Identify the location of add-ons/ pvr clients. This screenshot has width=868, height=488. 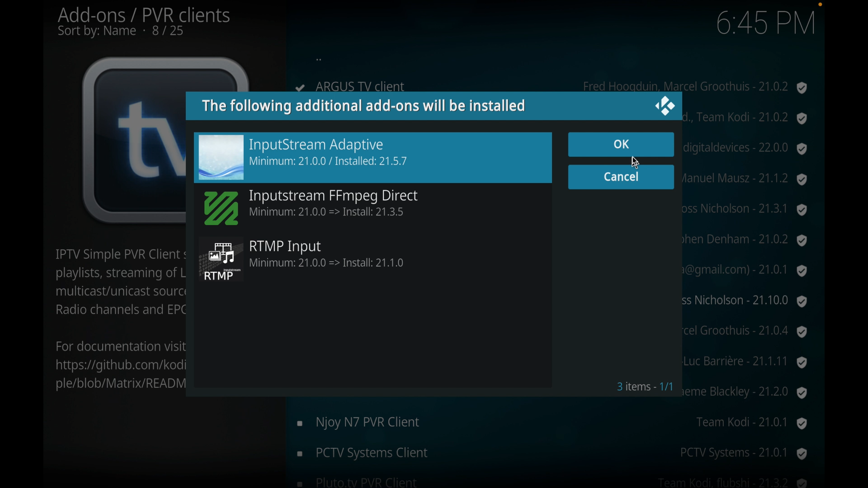
(146, 23).